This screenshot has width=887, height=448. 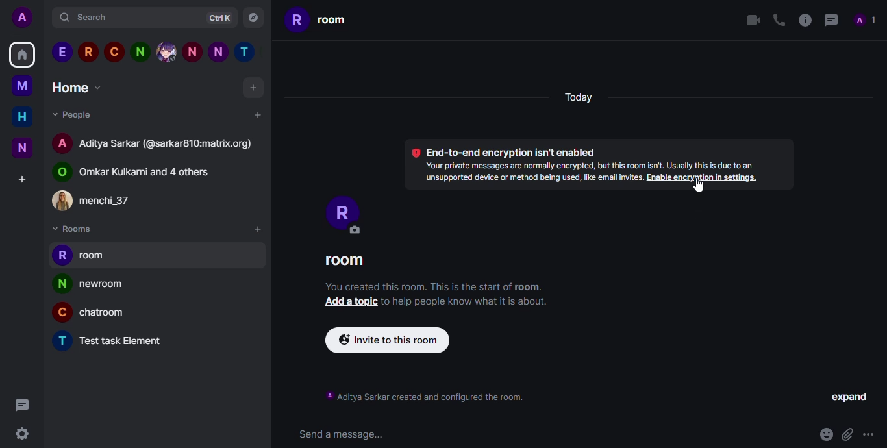 I want to click on settings, so click(x=21, y=435).